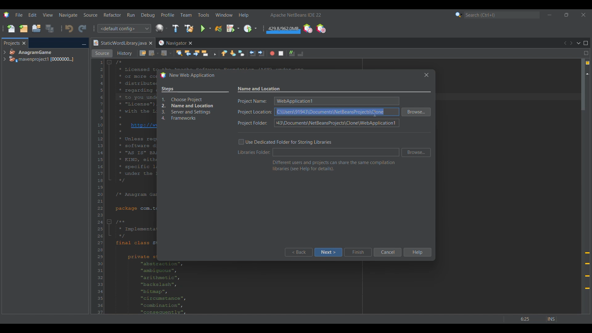 This screenshot has width=592, height=333. I want to click on Clean and build main project, so click(189, 28).